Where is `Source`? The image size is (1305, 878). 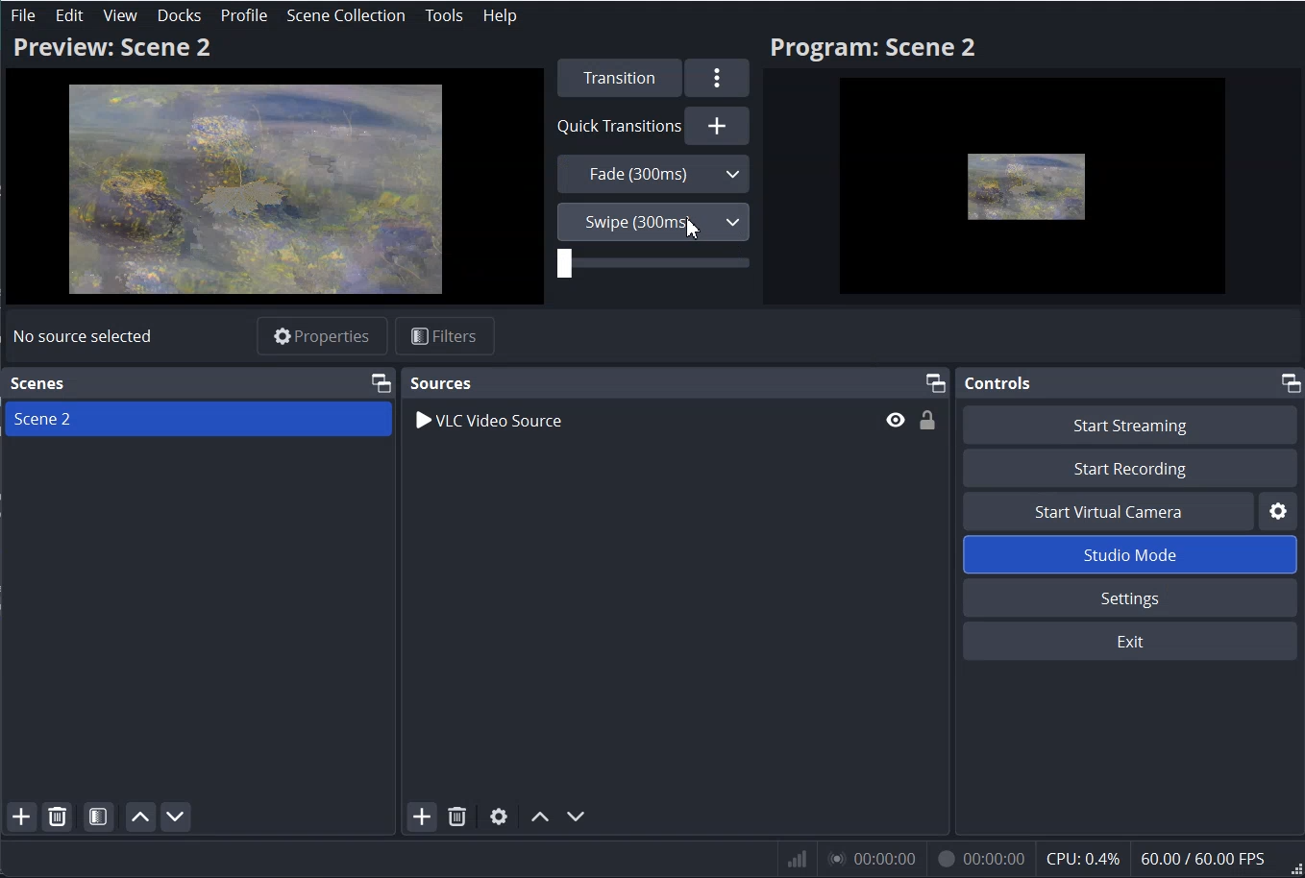 Source is located at coordinates (440, 382).